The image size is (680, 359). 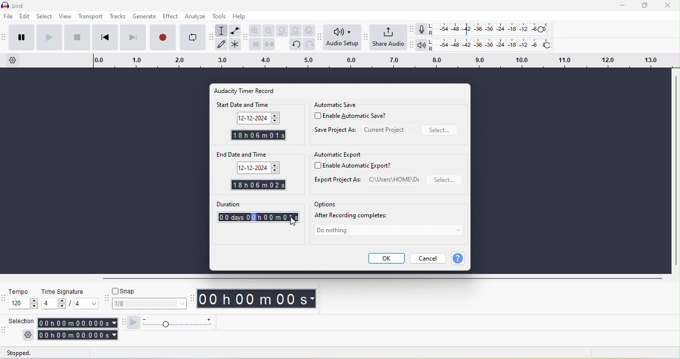 What do you see at coordinates (258, 204) in the screenshot?
I see `duration` at bounding box center [258, 204].